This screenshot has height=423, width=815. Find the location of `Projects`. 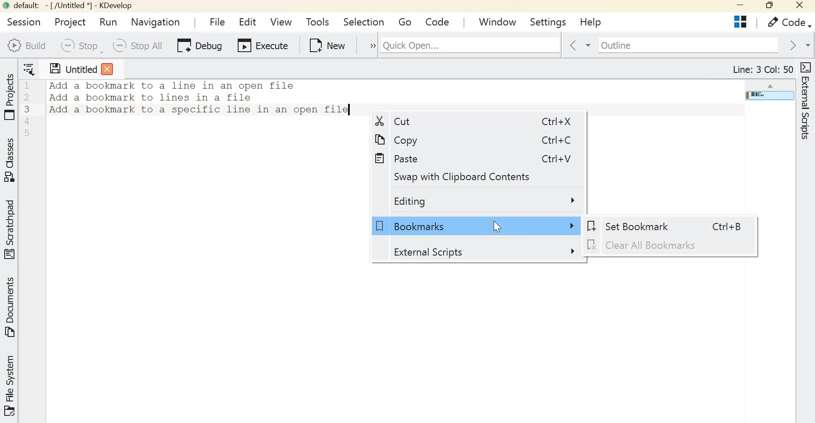

Projects is located at coordinates (10, 97).